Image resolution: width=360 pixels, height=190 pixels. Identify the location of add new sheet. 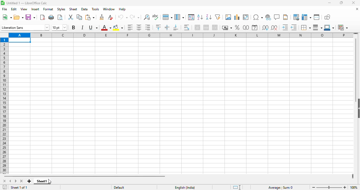
(29, 181).